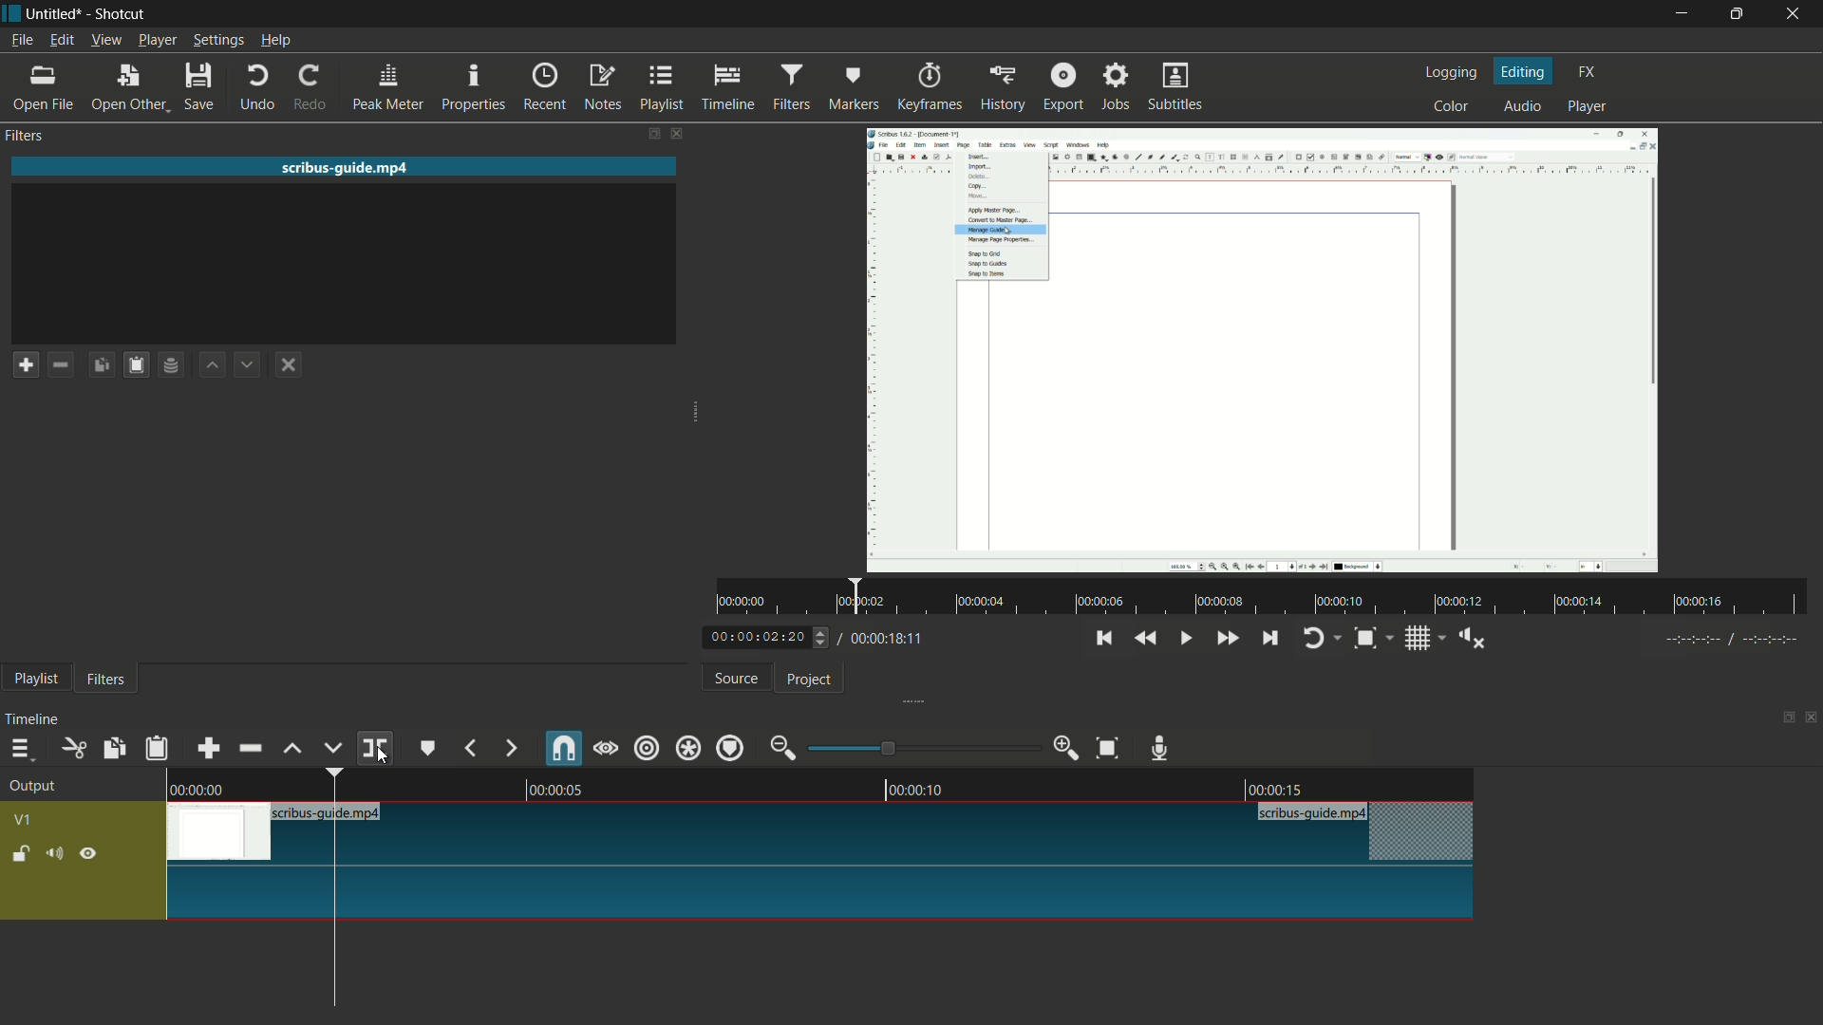 Image resolution: width=1823 pixels, height=1025 pixels. Describe the element at coordinates (807, 680) in the screenshot. I see `project` at that location.